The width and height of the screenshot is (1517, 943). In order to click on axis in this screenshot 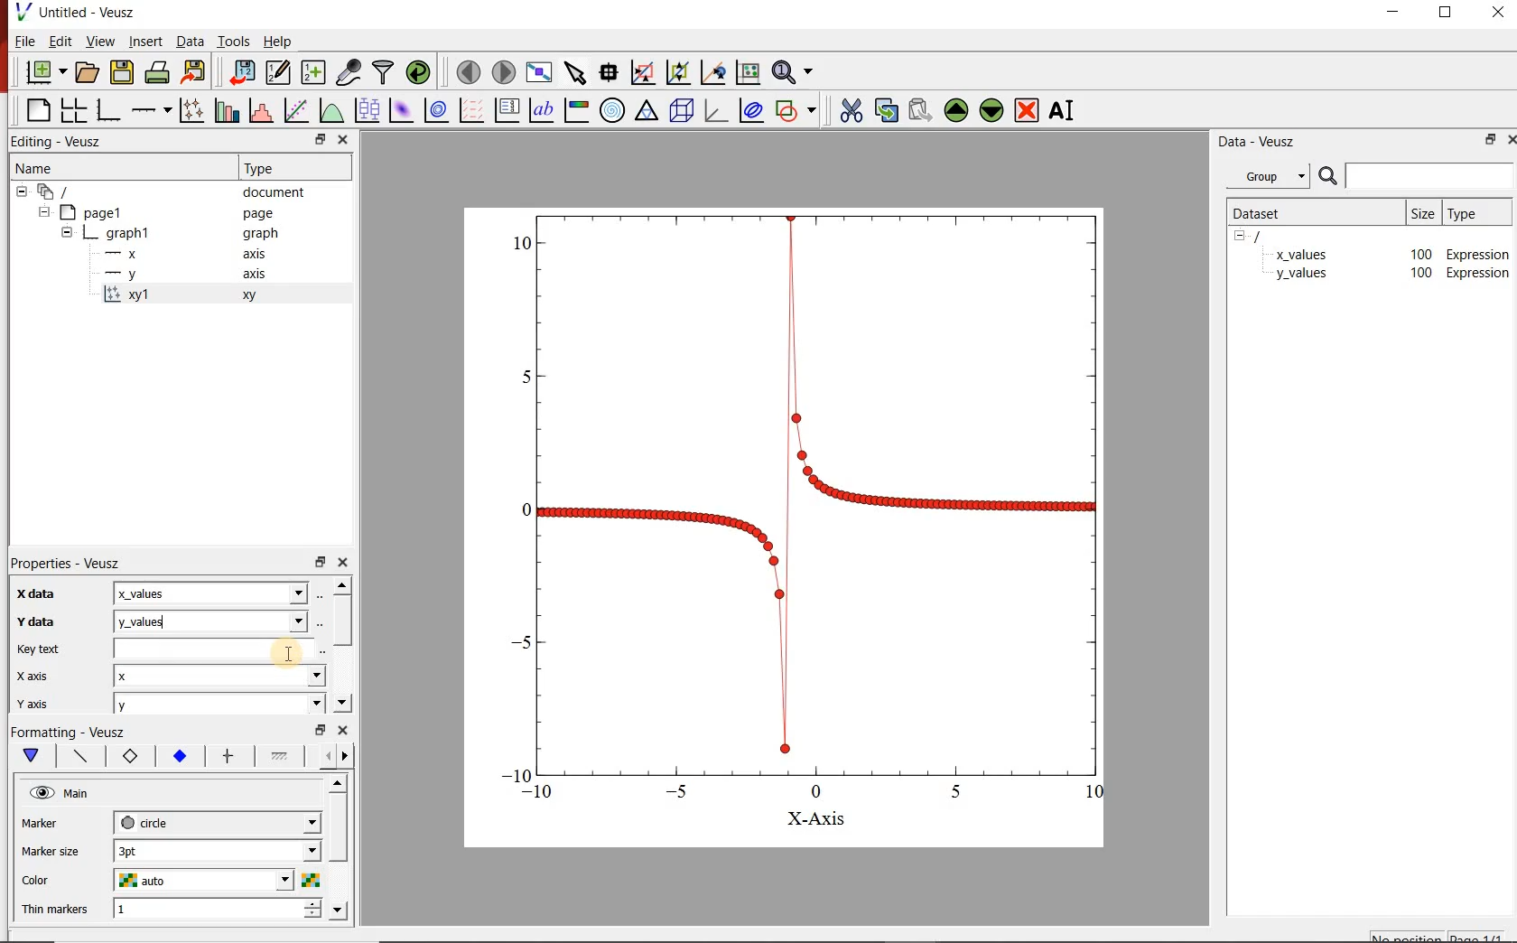, I will do `click(256, 254)`.